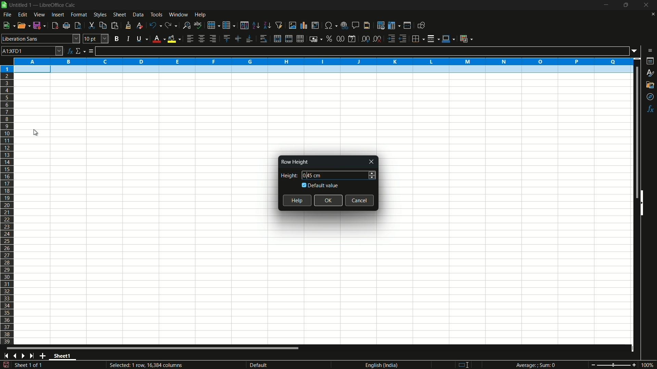 The image size is (657, 369). I want to click on merge and center or unmerge depending on the current toggle state, so click(277, 39).